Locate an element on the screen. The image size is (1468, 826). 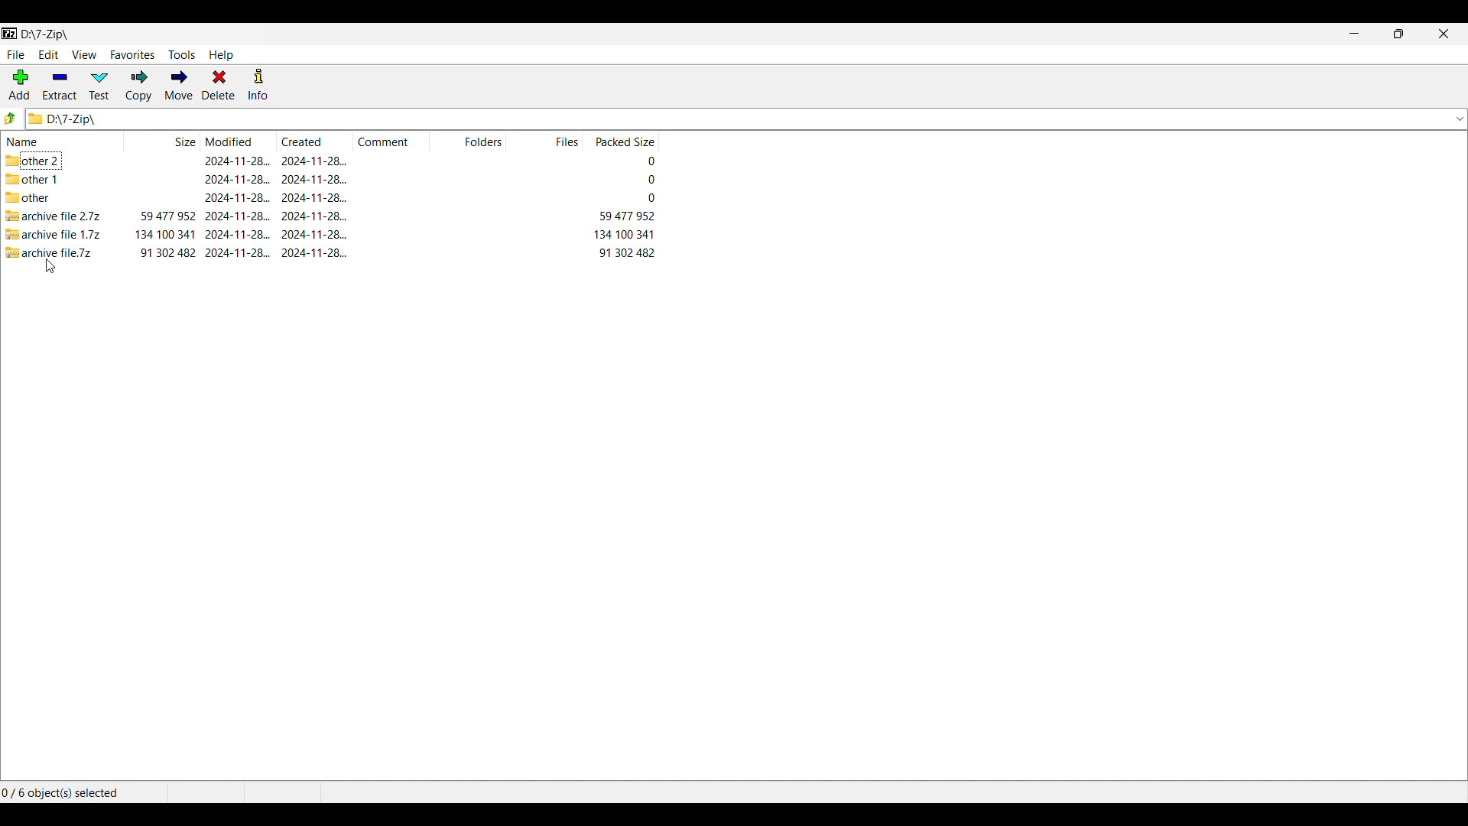
packed size is located at coordinates (651, 197).